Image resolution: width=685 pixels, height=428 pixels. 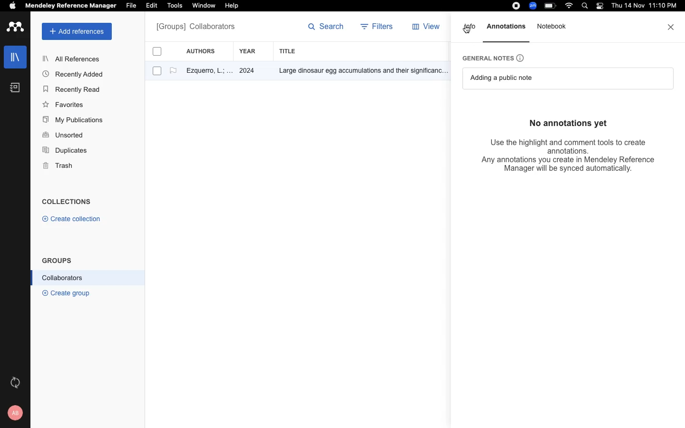 What do you see at coordinates (153, 6) in the screenshot?
I see `Edit` at bounding box center [153, 6].